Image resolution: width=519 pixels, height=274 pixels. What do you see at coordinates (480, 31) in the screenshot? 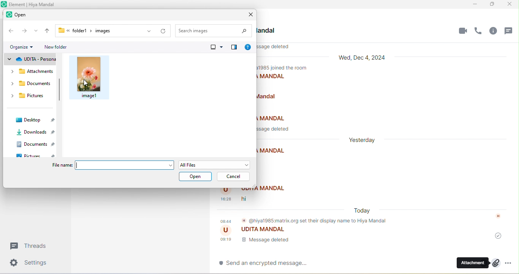
I see `voice call` at bounding box center [480, 31].